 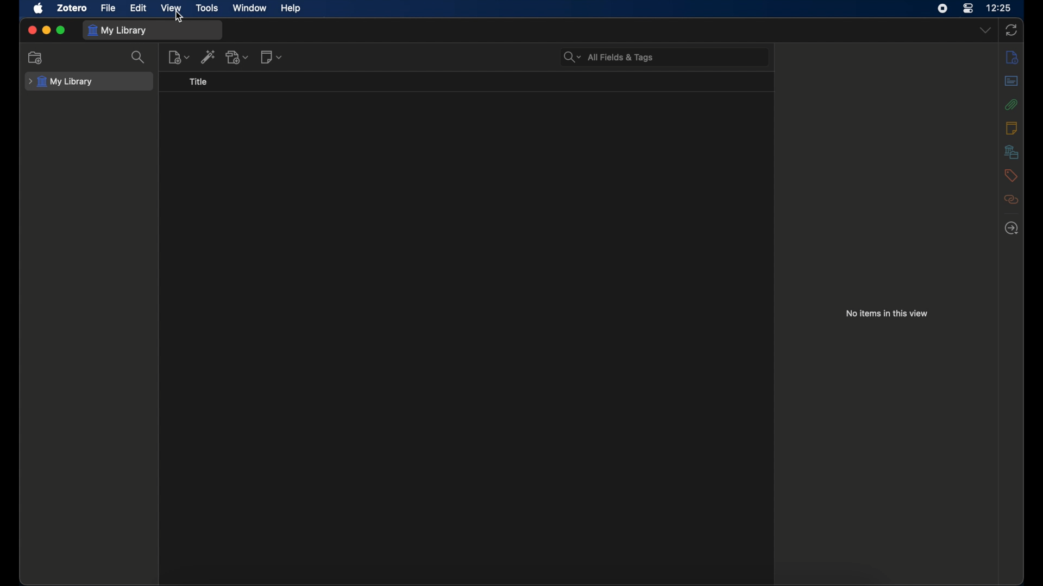 What do you see at coordinates (985, 29) in the screenshot?
I see `dropdown` at bounding box center [985, 29].